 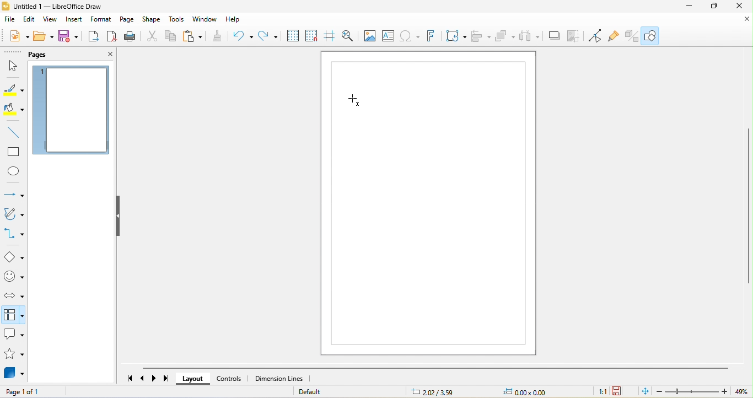 I want to click on export, so click(x=93, y=36).